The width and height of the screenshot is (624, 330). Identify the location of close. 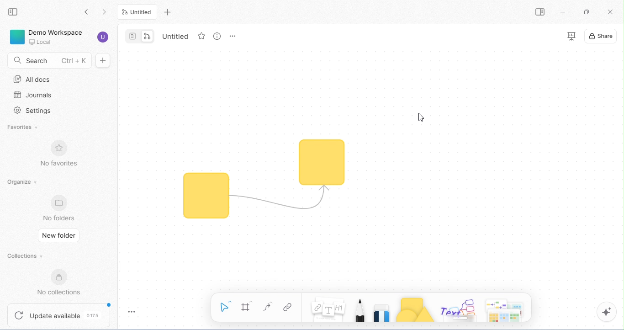
(612, 12).